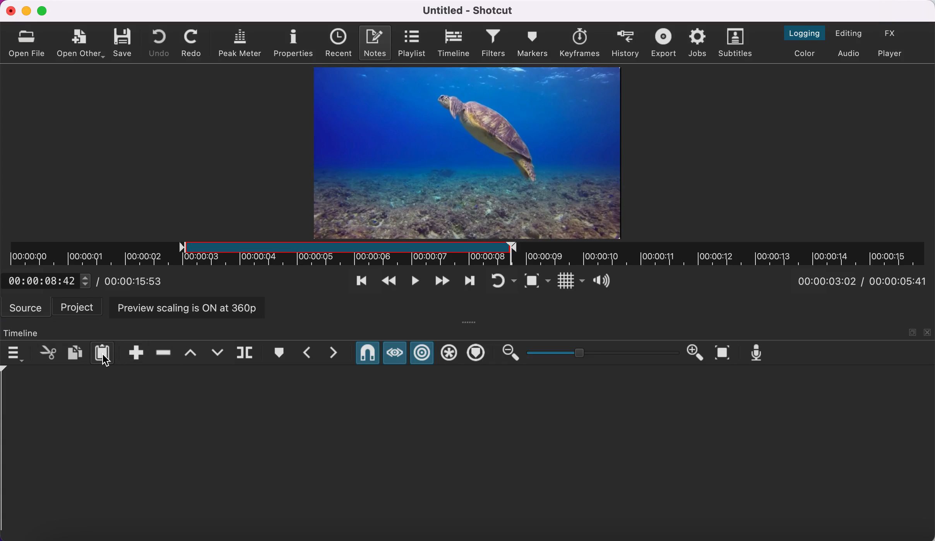 The image size is (935, 541). What do you see at coordinates (602, 280) in the screenshot?
I see `` at bounding box center [602, 280].